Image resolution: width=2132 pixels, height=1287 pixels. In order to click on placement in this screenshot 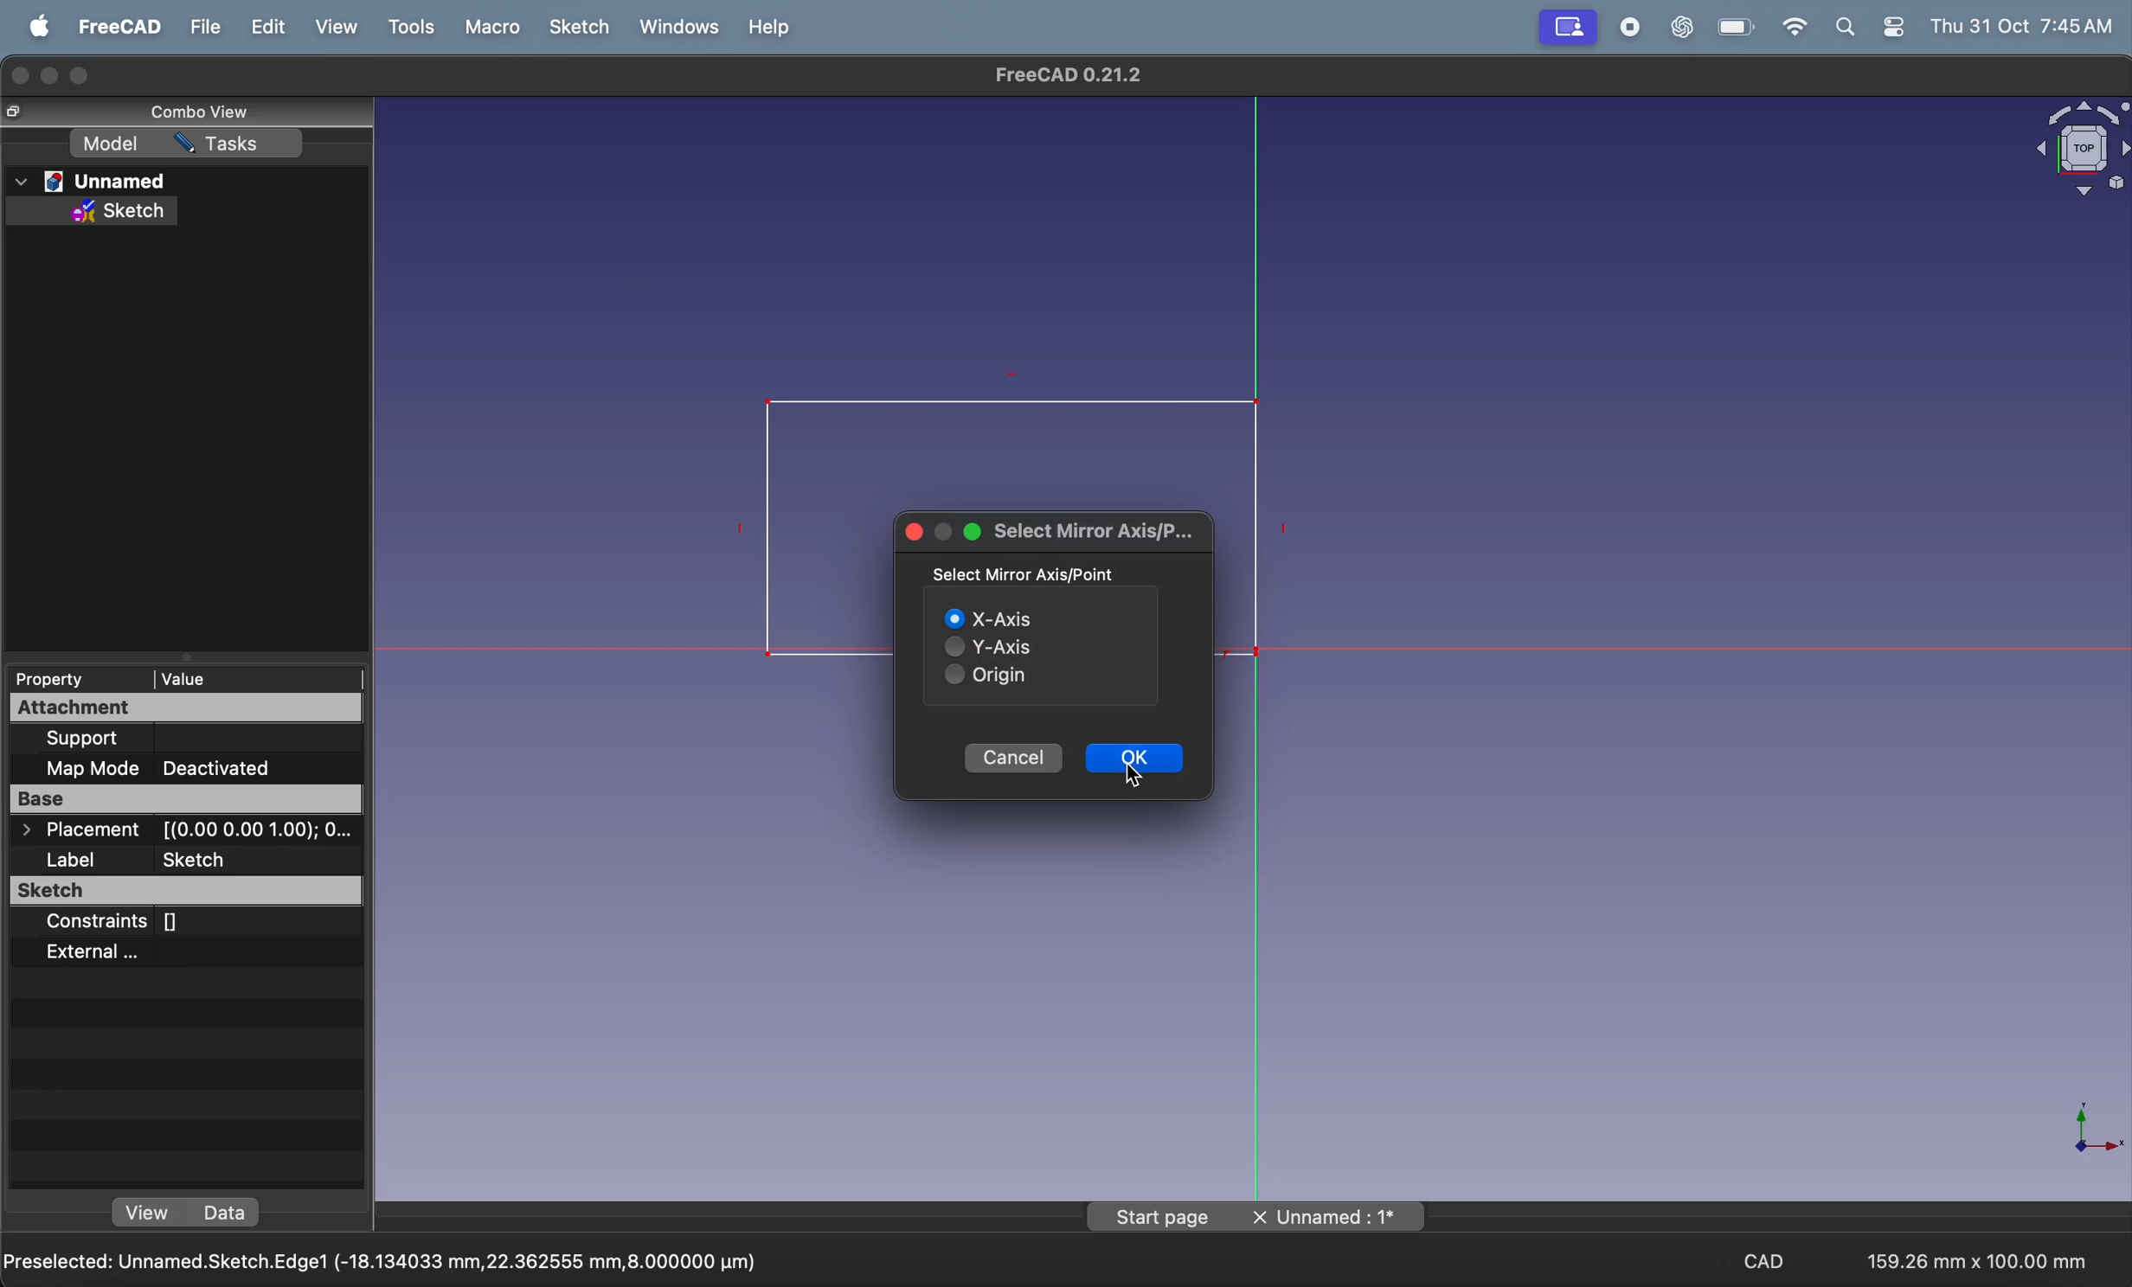, I will do `click(177, 832)`.